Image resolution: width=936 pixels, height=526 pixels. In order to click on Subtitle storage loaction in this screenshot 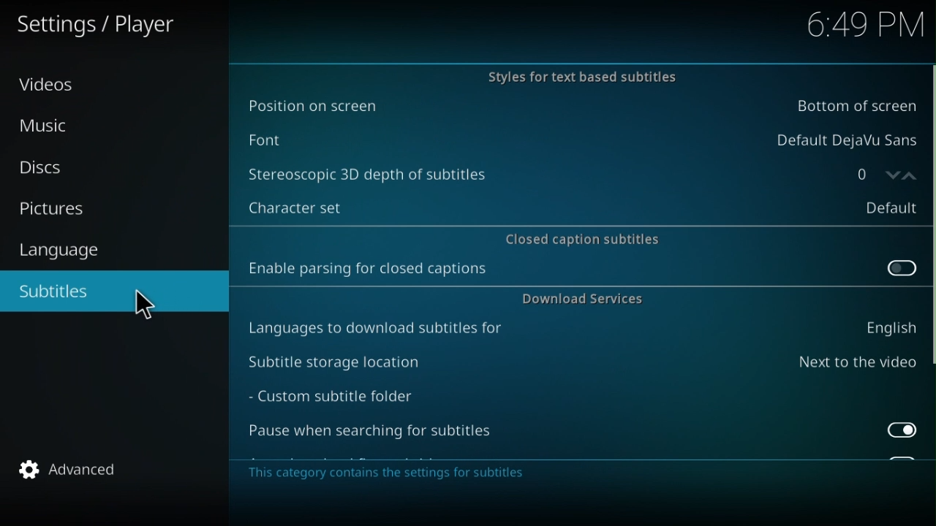, I will do `click(581, 362)`.